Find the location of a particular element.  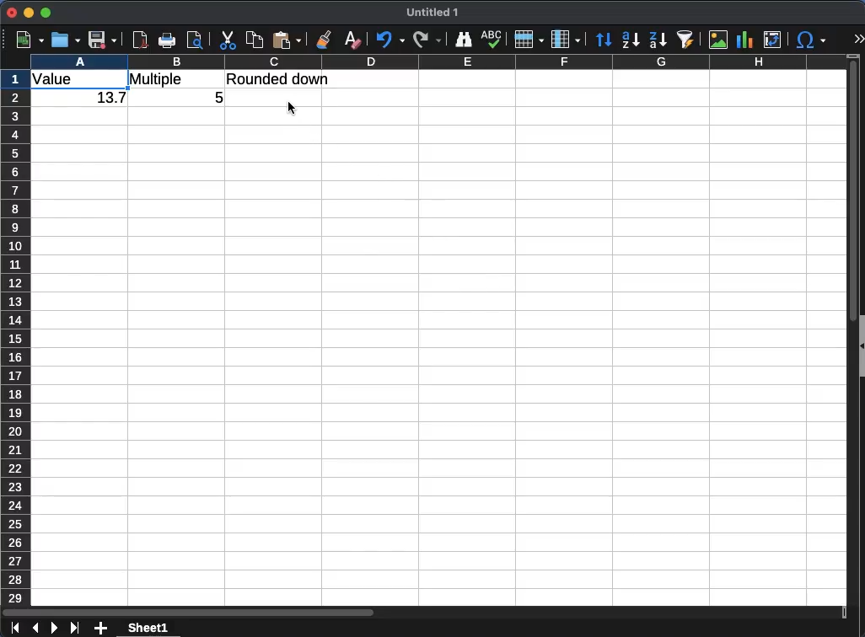

clear formatting is located at coordinates (355, 40).